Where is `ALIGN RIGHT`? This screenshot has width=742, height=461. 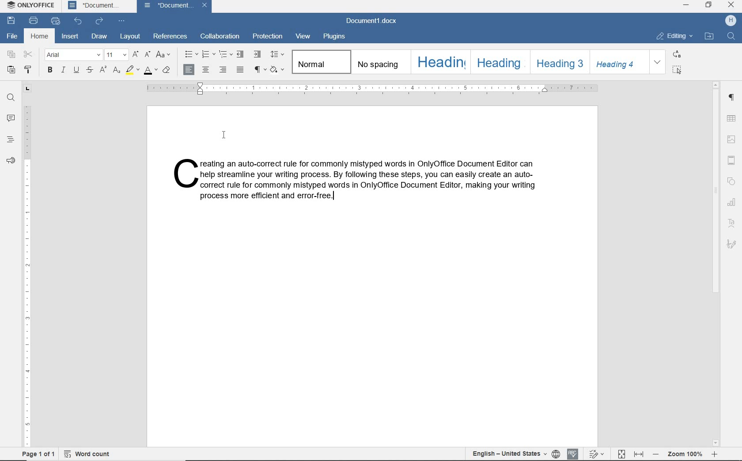
ALIGN RIGHT is located at coordinates (223, 69).